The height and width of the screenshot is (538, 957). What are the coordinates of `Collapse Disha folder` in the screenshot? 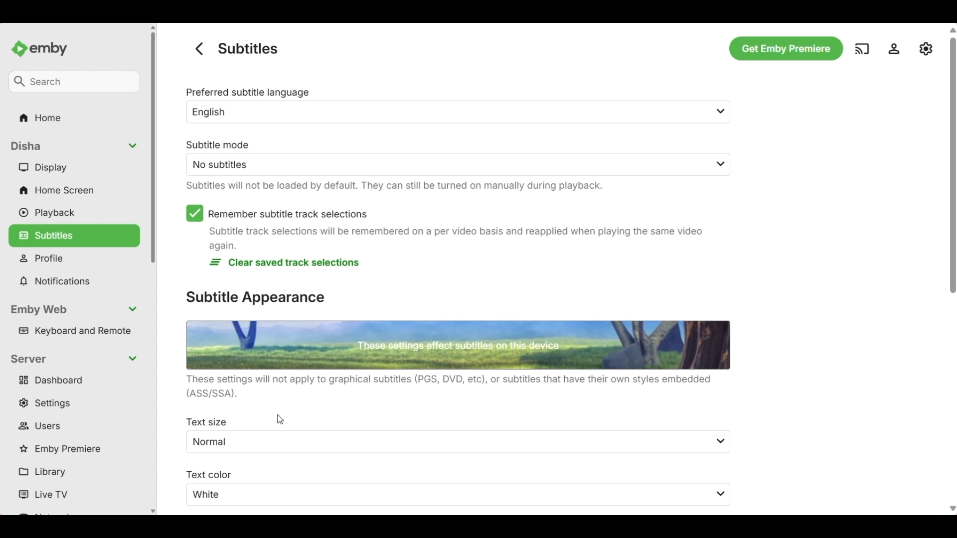 It's located at (76, 146).